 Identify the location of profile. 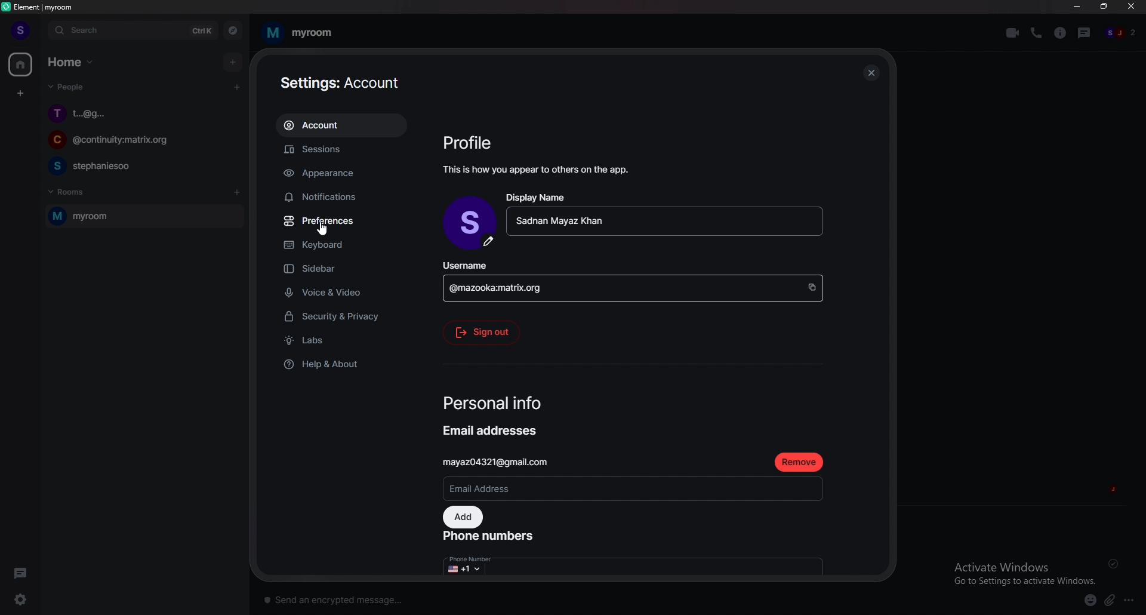
(471, 143).